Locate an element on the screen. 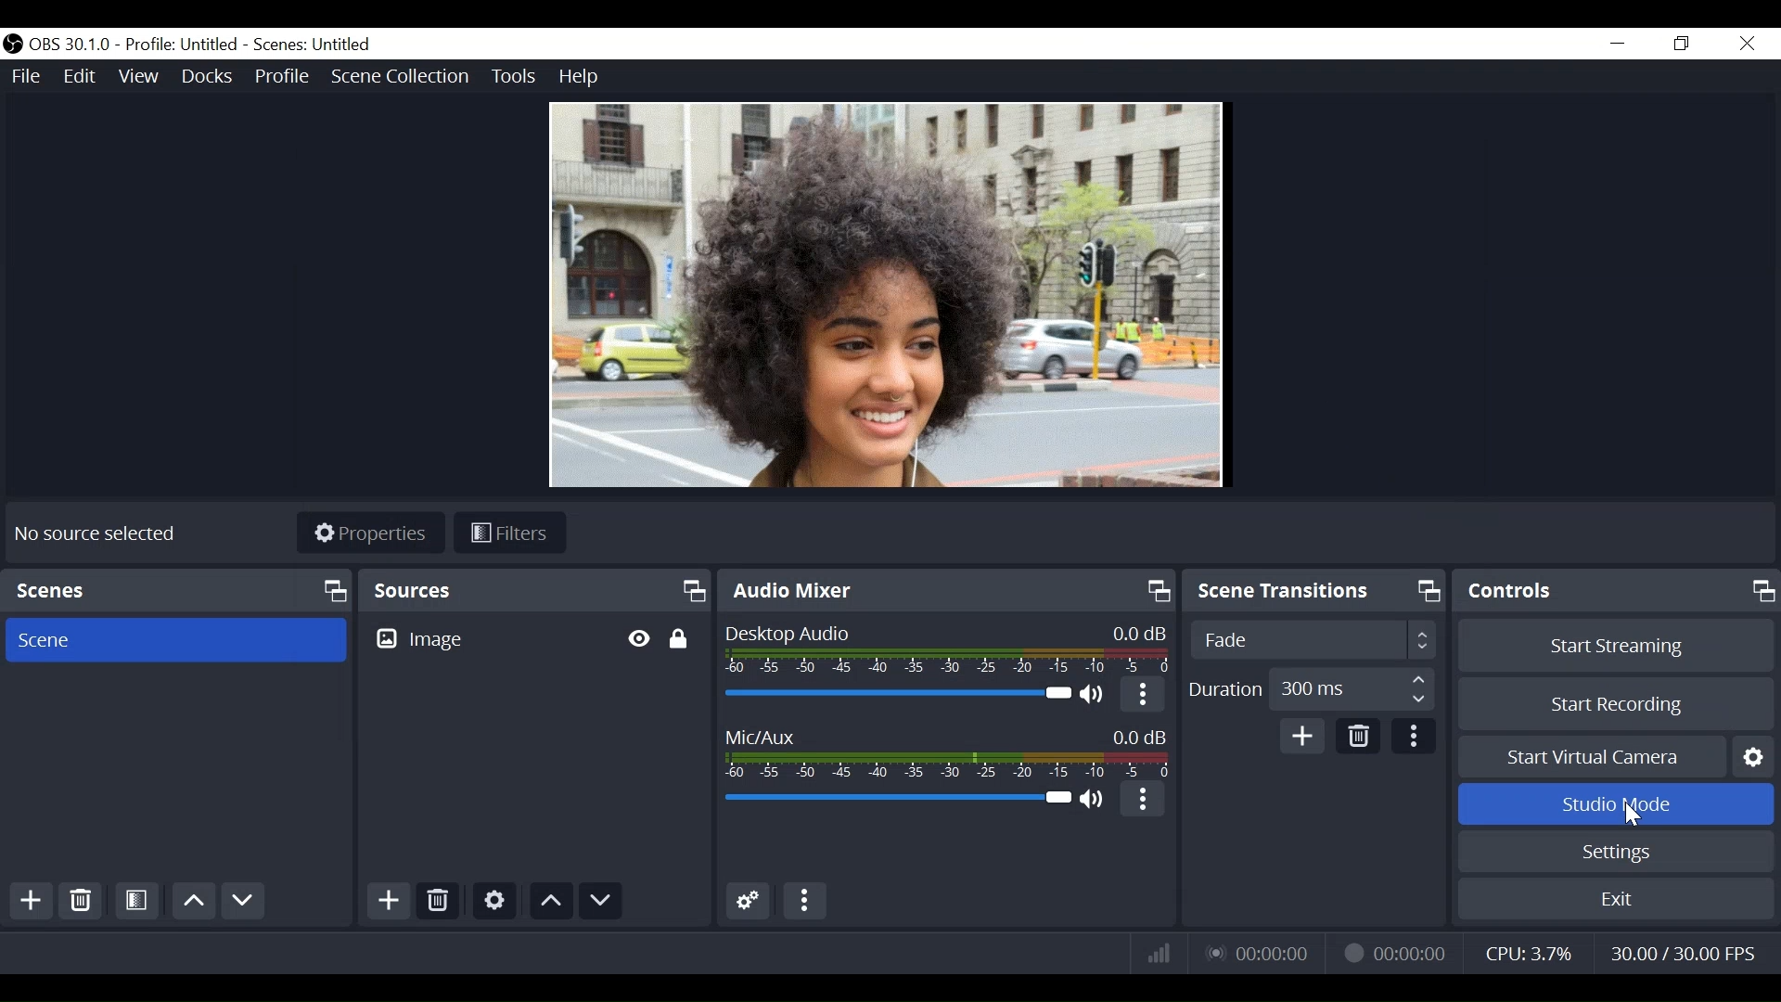 Image resolution: width=1781 pixels, height=1002 pixels. More Options is located at coordinates (1144, 803).